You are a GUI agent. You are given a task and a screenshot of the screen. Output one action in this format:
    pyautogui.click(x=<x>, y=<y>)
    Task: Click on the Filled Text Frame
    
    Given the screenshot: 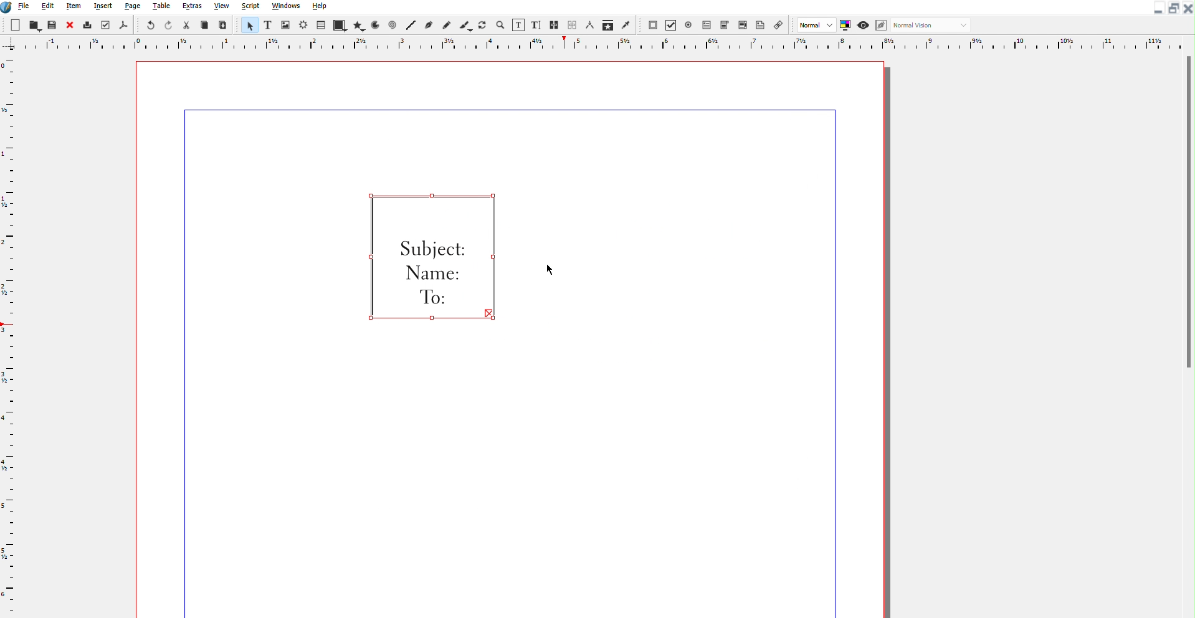 What is the action you would take?
    pyautogui.click(x=430, y=257)
    